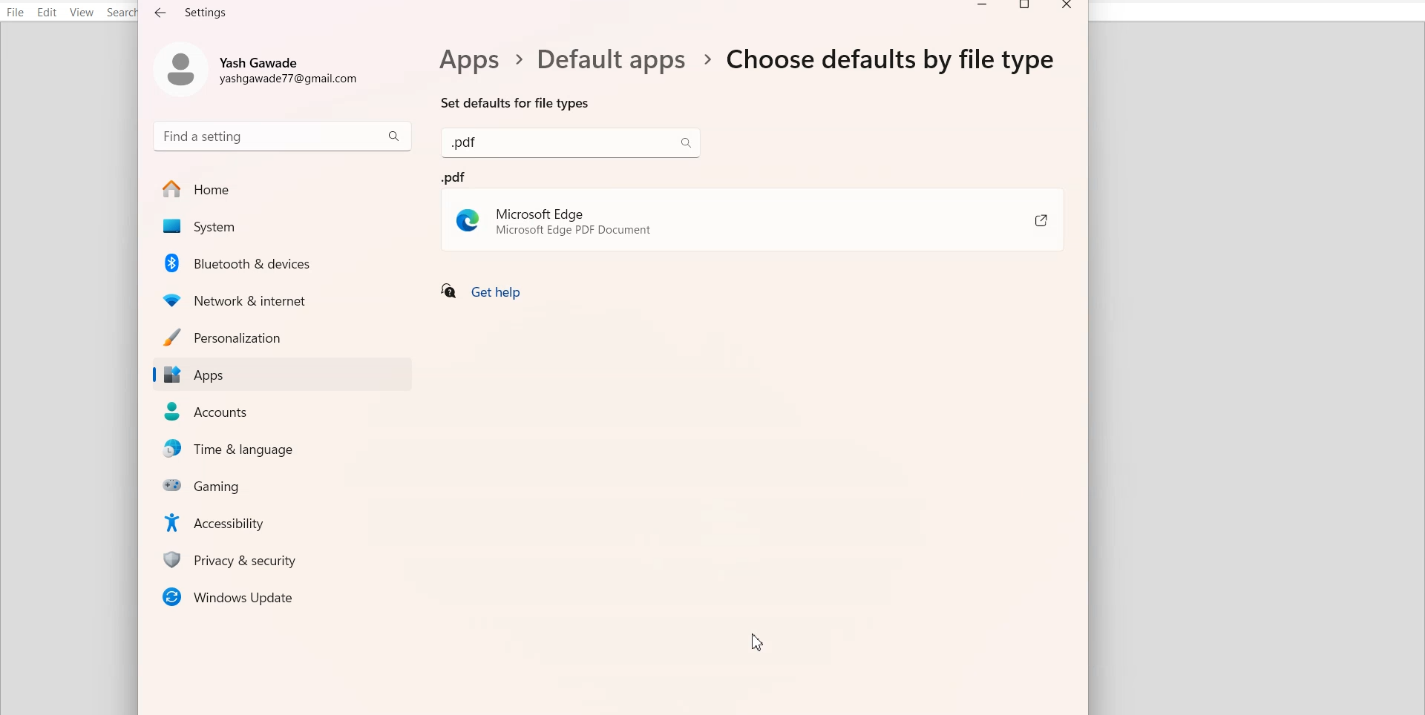 The image size is (1425, 715). What do you see at coordinates (758, 642) in the screenshot?
I see `Cursor` at bounding box center [758, 642].